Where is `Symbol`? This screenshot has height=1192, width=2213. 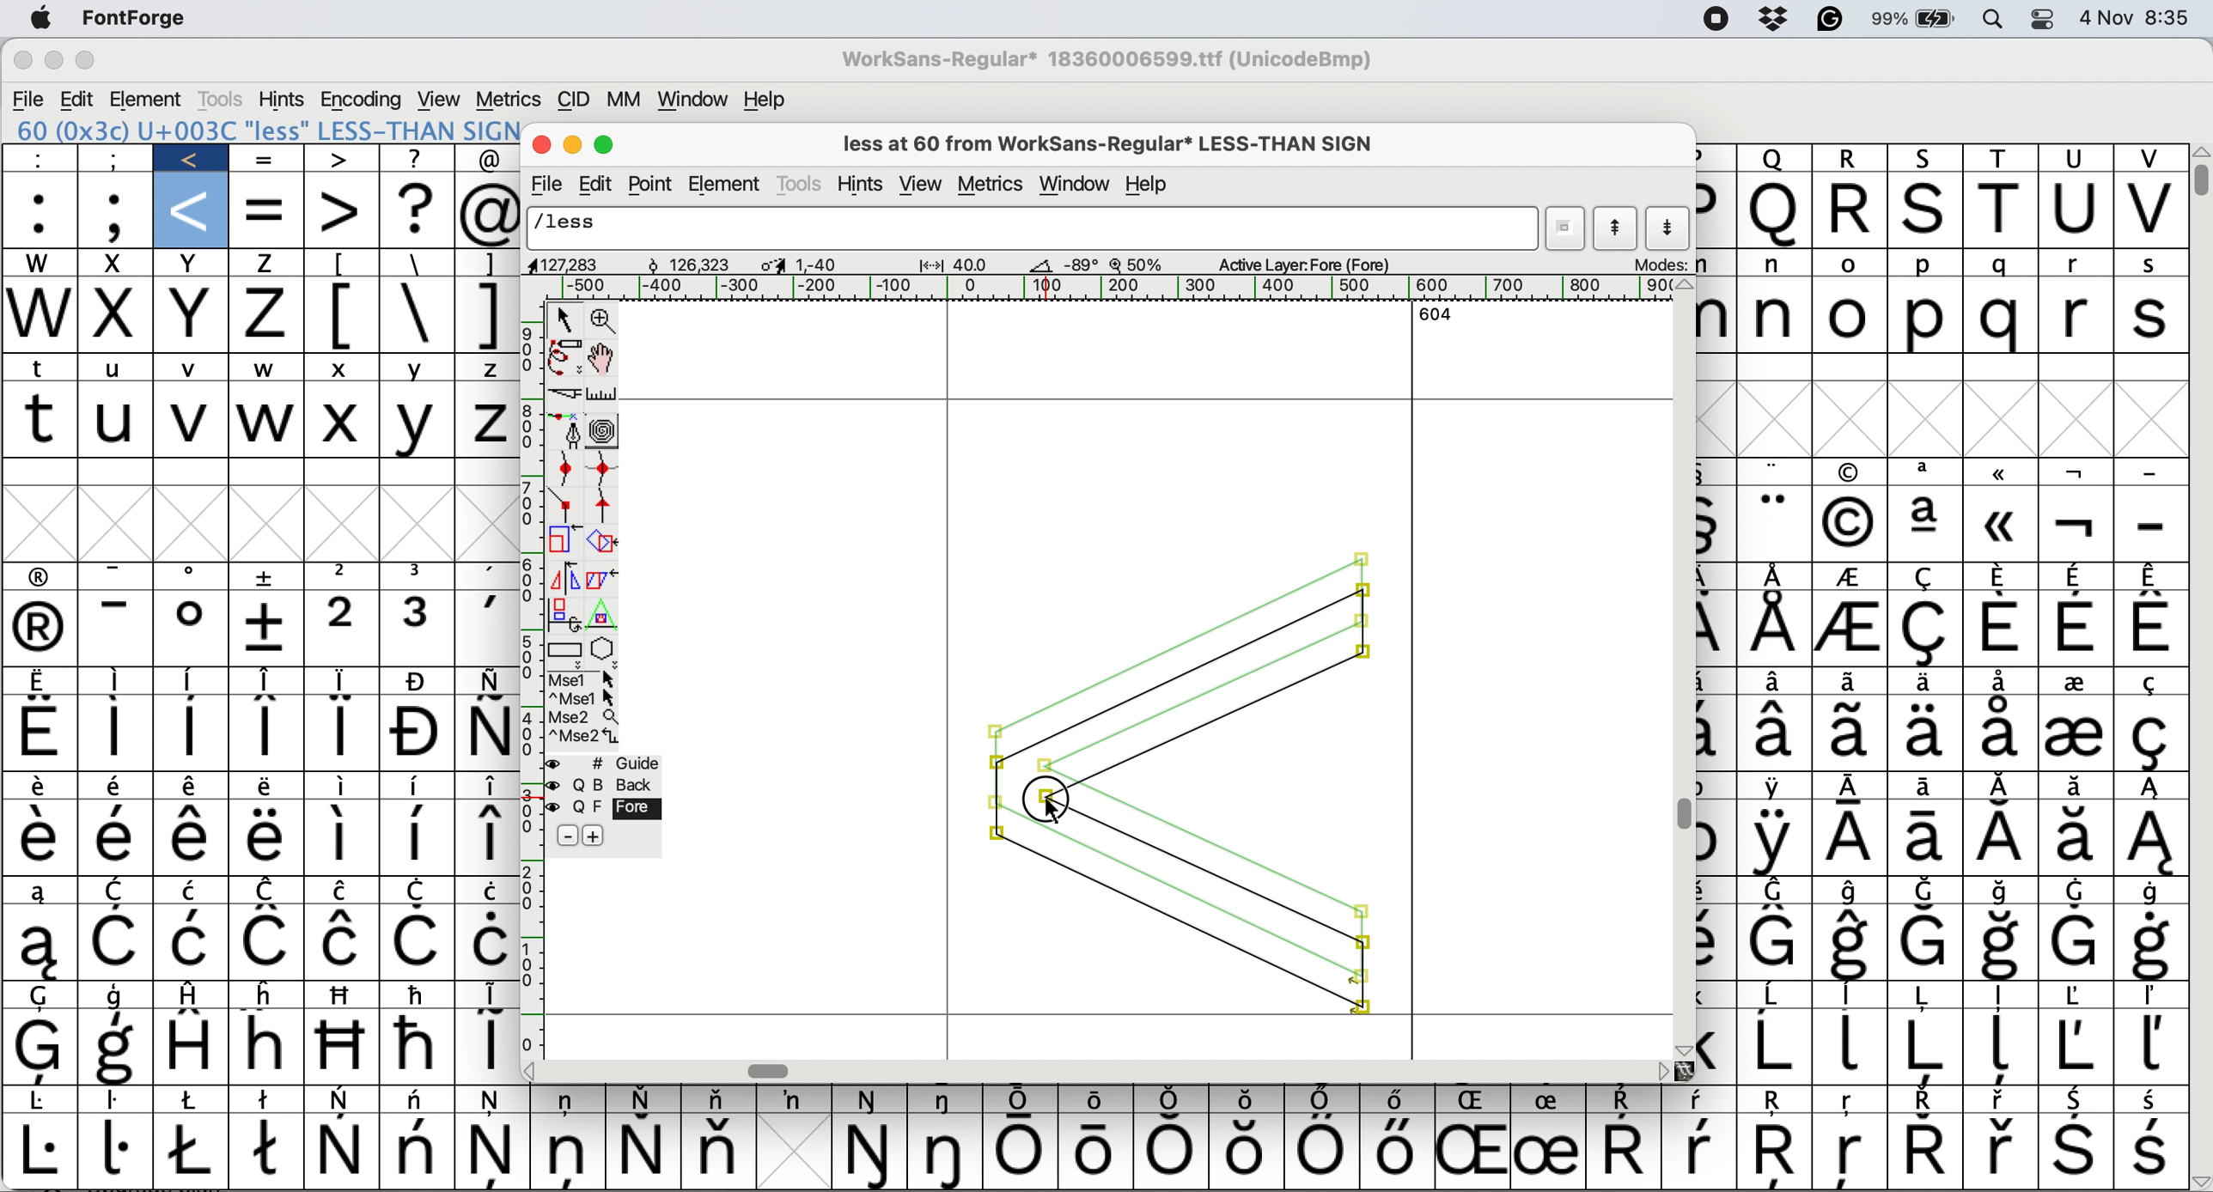 Symbol is located at coordinates (1929, 680).